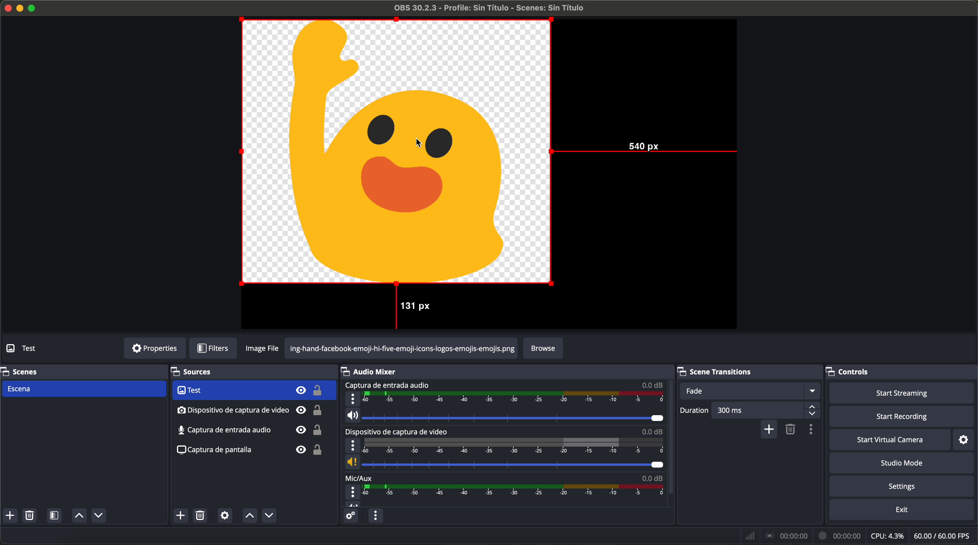 This screenshot has height=545, width=978. I want to click on advanced audio properties, so click(350, 516).